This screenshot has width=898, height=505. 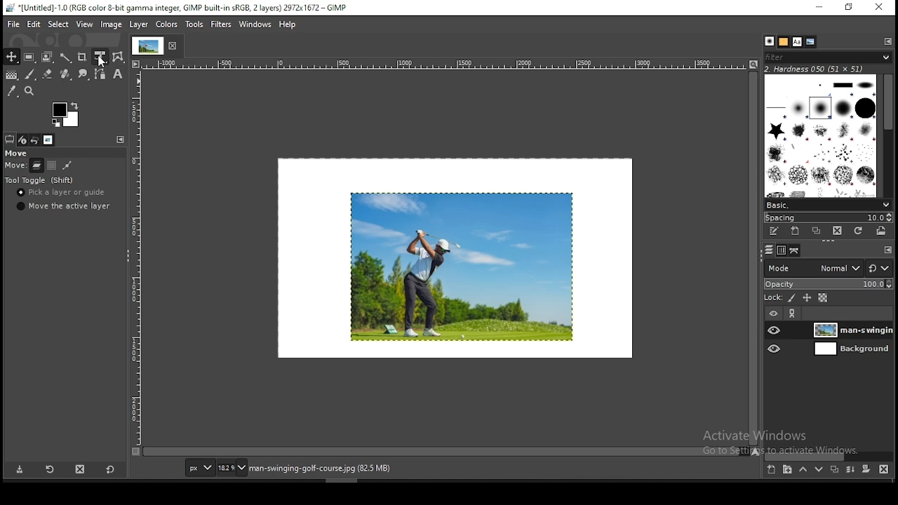 I want to click on brush tool, so click(x=31, y=74).